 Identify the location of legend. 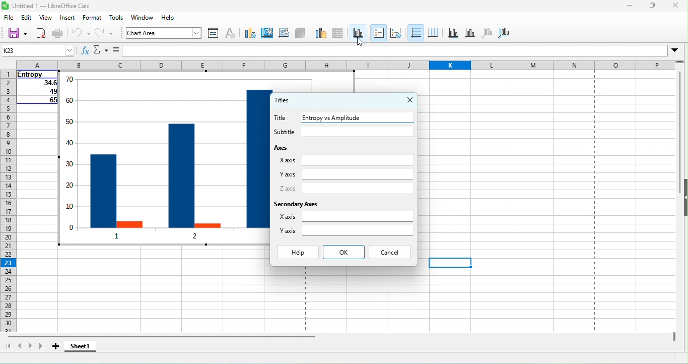
(396, 33).